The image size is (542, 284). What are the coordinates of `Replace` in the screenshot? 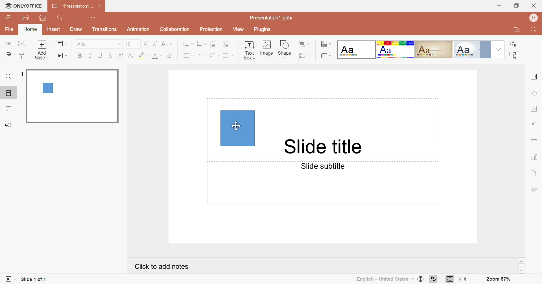 It's located at (513, 42).